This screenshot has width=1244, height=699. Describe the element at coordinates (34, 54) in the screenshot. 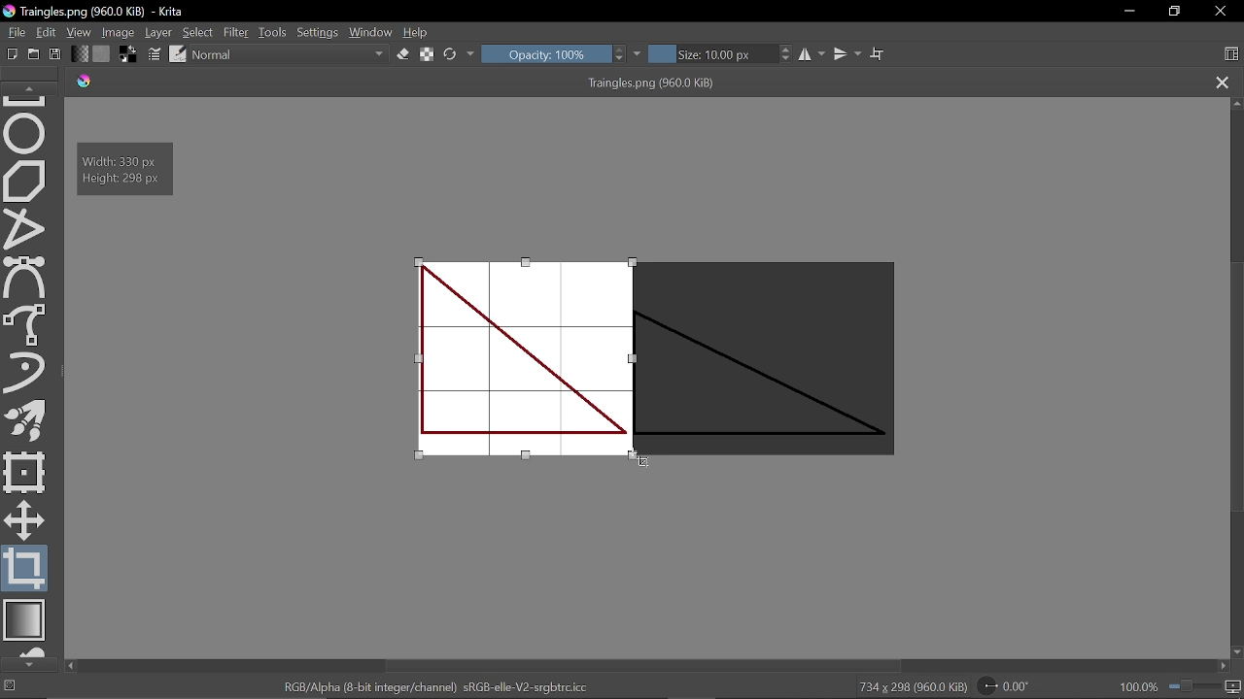

I see `Open new document` at that location.